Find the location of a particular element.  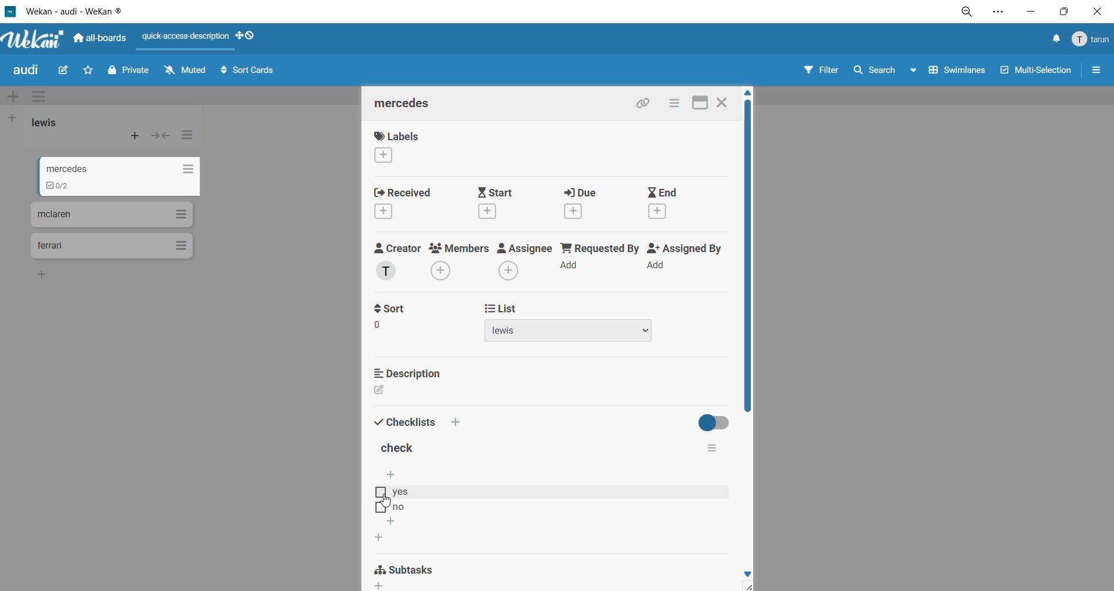

labels is located at coordinates (406, 145).